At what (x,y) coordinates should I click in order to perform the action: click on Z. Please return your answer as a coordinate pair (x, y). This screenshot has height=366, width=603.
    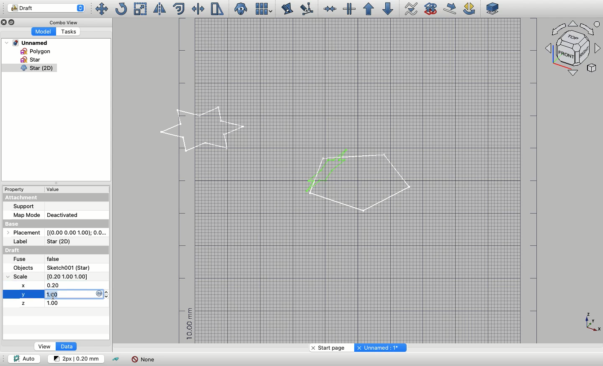
    Looking at the image, I should click on (23, 303).